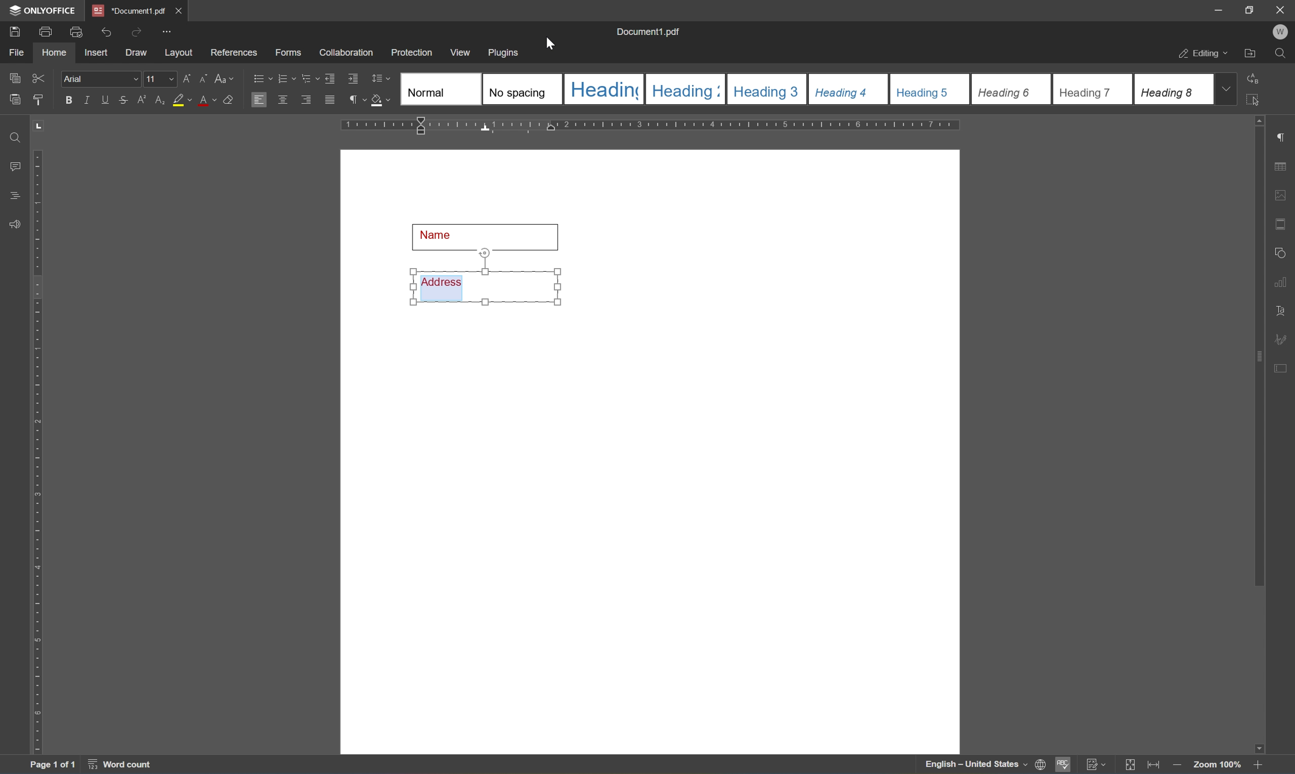 The image size is (1295, 774). I want to click on scroll down, so click(1255, 745).